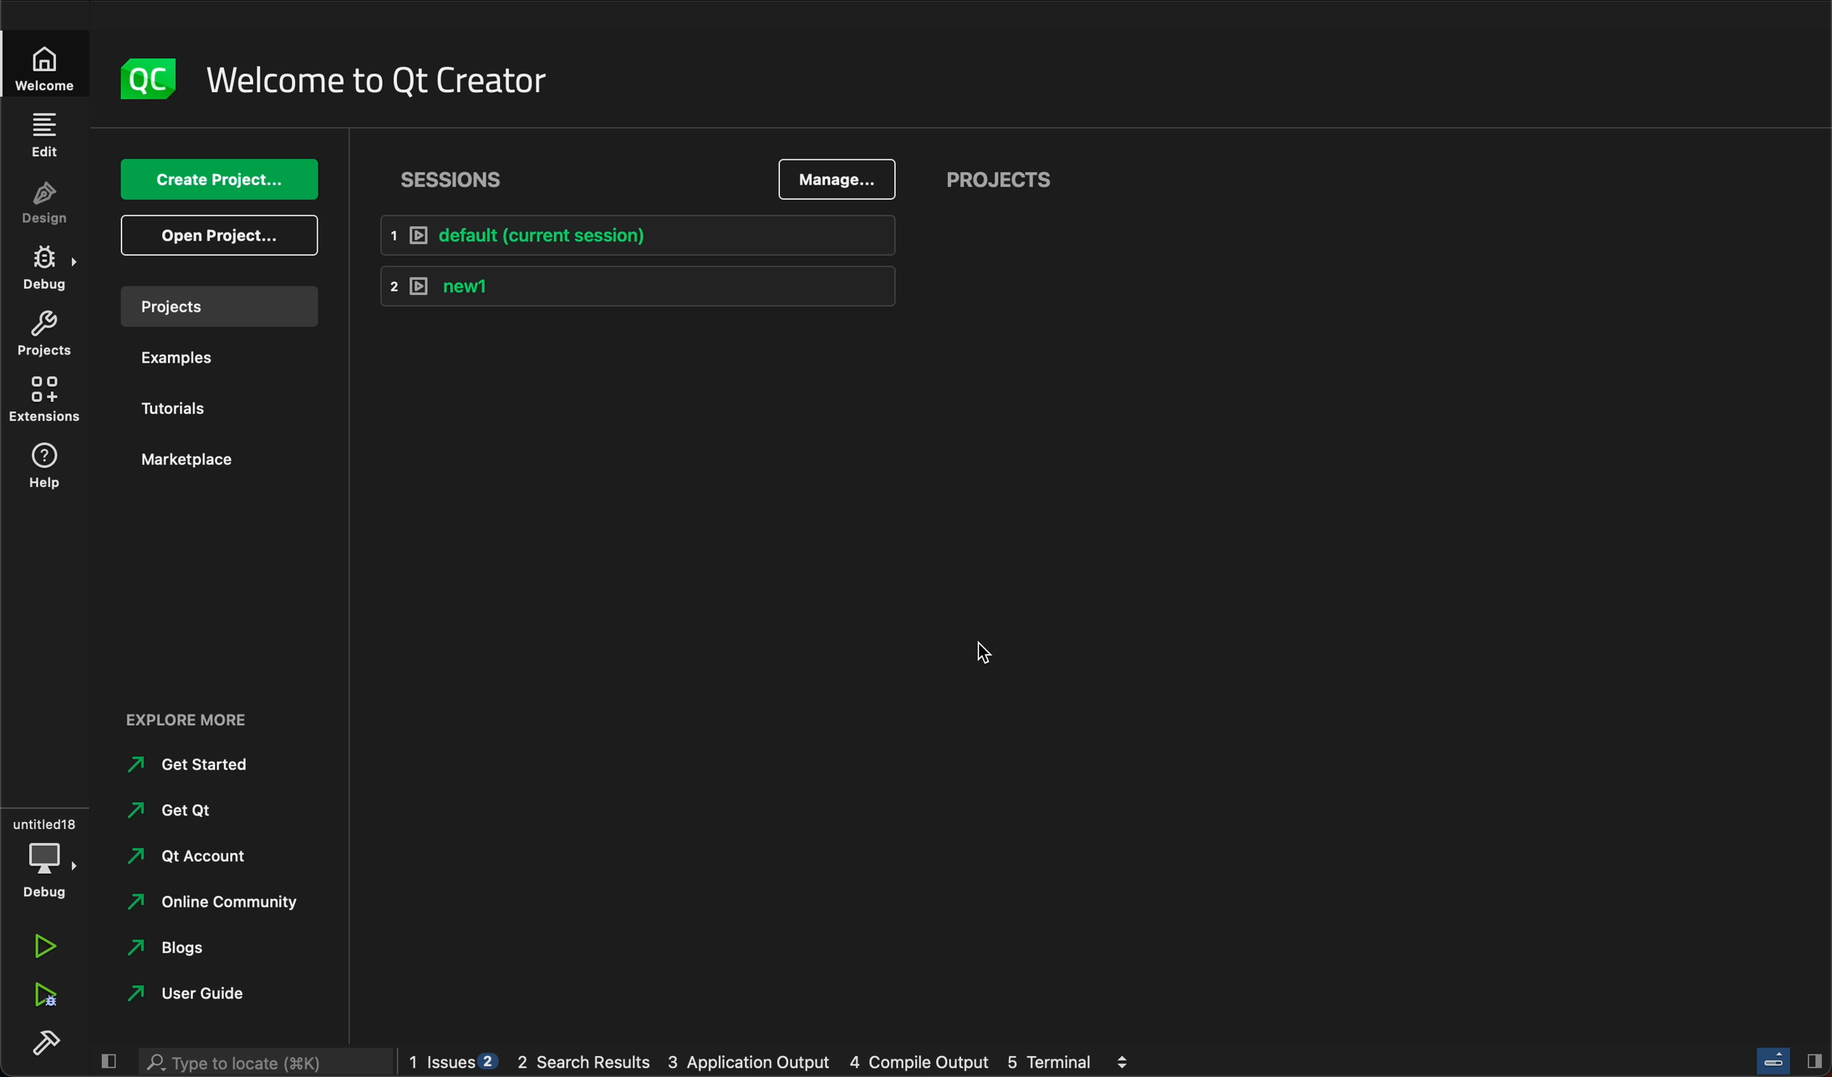  Describe the element at coordinates (981, 648) in the screenshot. I see `cursor` at that location.